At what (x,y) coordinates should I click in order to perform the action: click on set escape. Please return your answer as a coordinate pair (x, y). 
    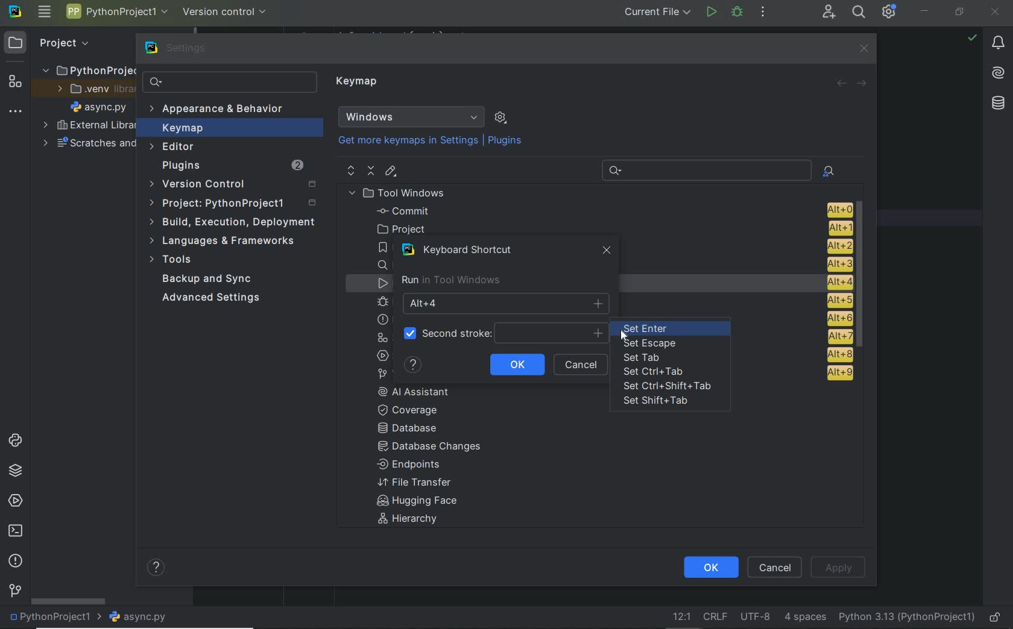
    Looking at the image, I should click on (652, 344).